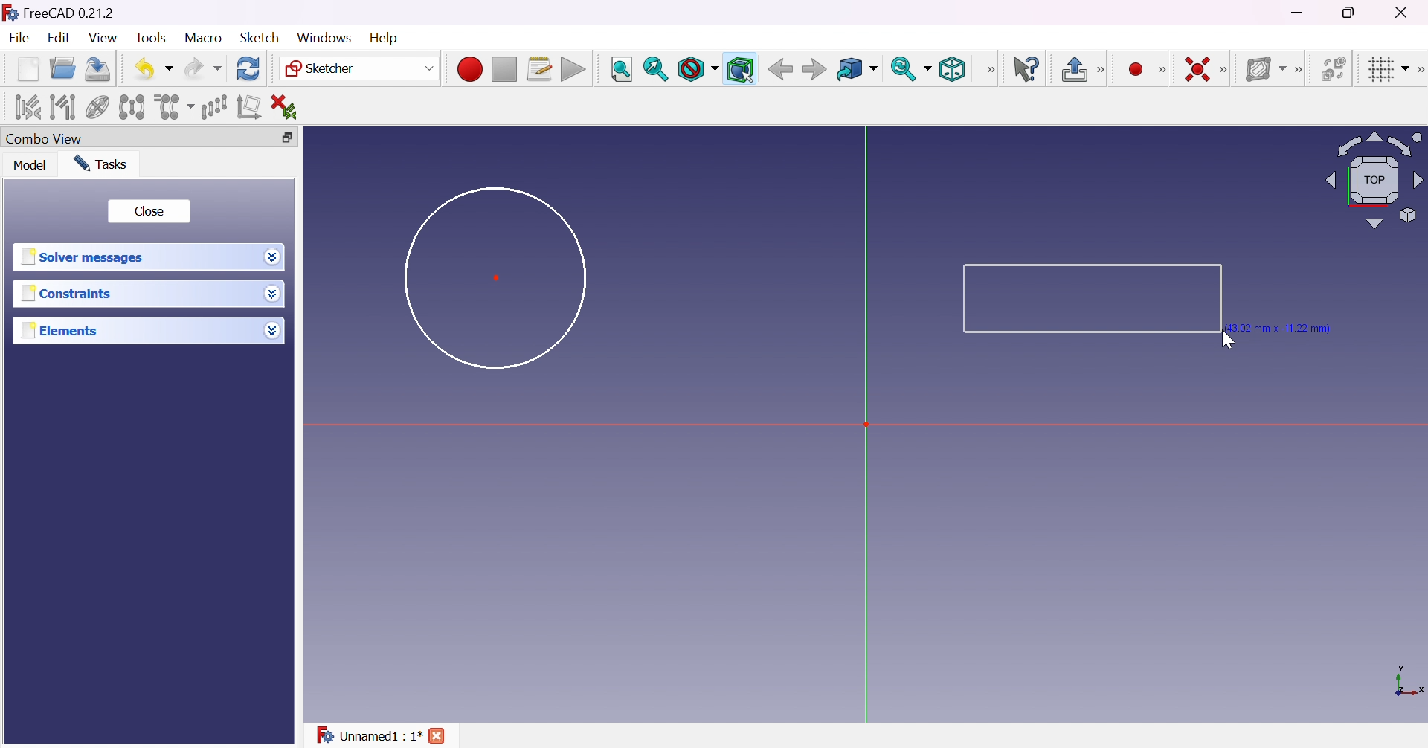 The image size is (1428, 748). I want to click on Remove axes alignment, so click(249, 108).